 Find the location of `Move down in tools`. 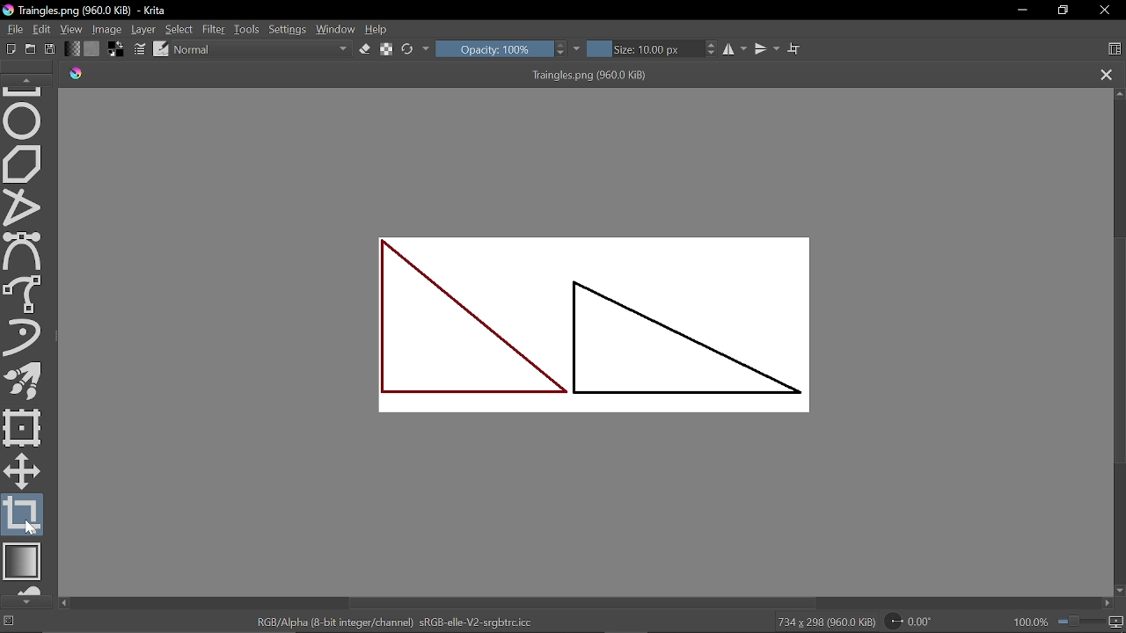

Move down in tools is located at coordinates (26, 602).